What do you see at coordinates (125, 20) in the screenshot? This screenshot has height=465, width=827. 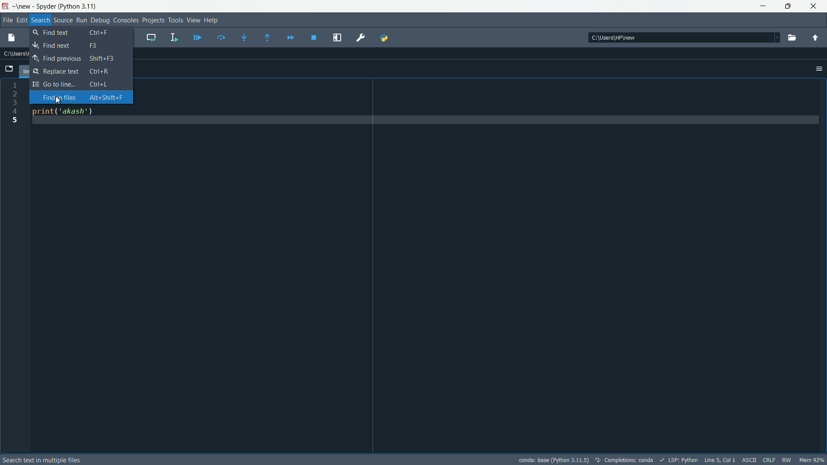 I see `Consoles Menu` at bounding box center [125, 20].